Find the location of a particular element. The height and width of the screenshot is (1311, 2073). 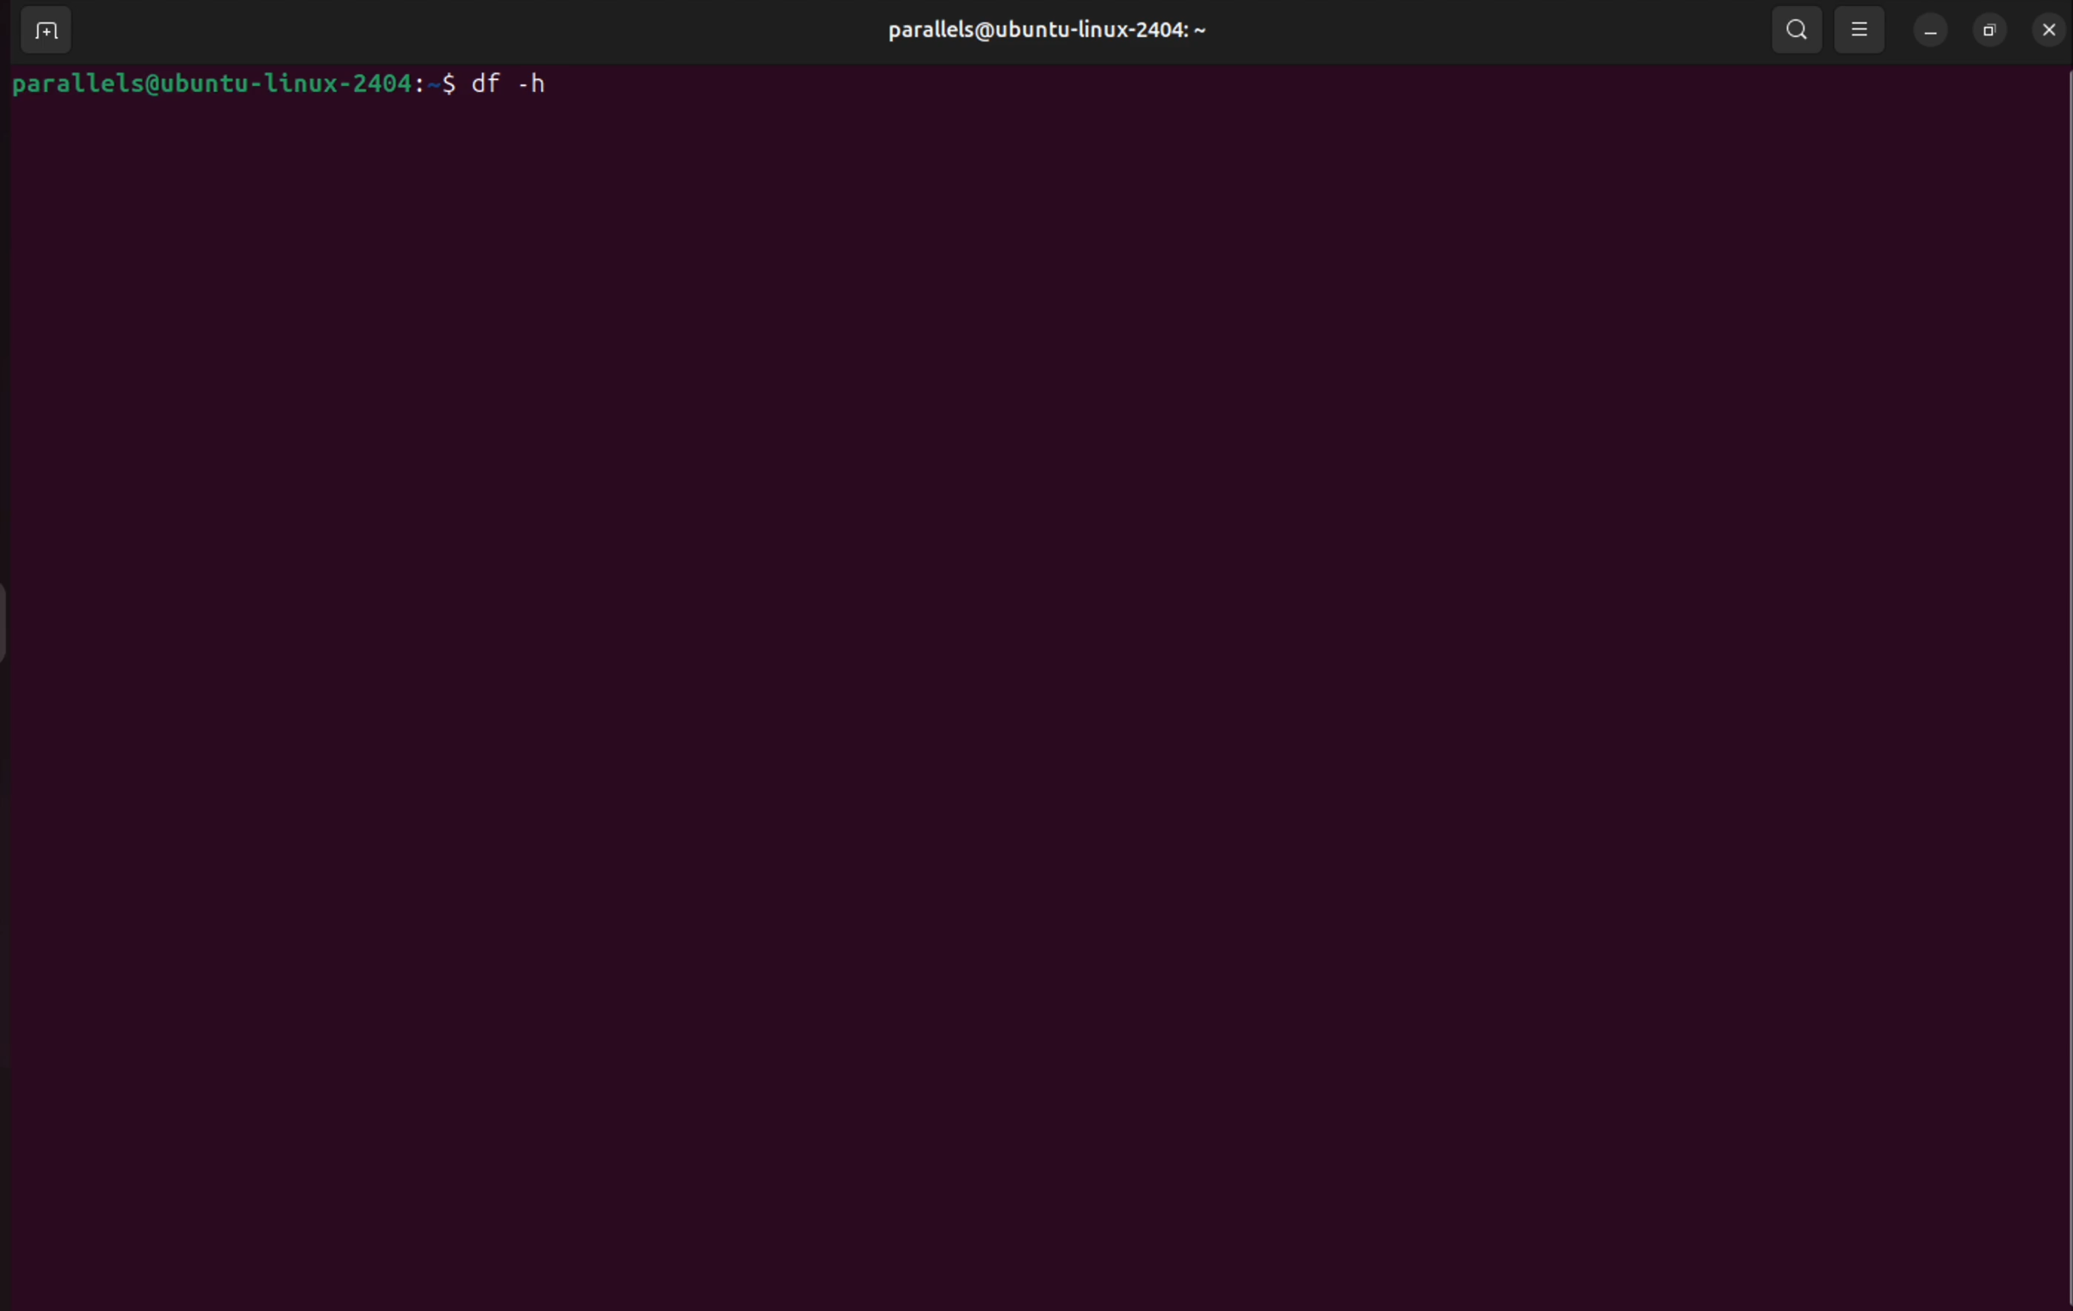

minimize is located at coordinates (1932, 30).